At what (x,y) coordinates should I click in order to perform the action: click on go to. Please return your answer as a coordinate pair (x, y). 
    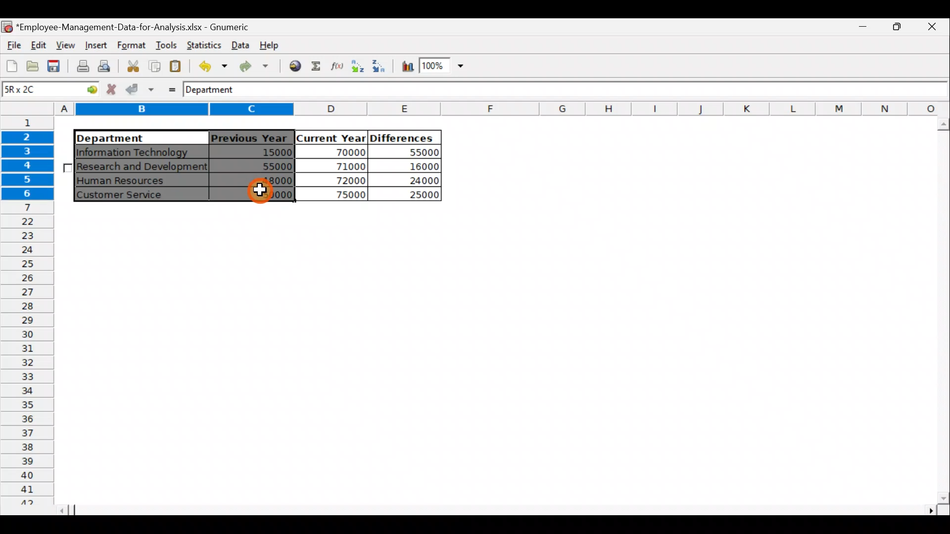
    Looking at the image, I should click on (86, 90).